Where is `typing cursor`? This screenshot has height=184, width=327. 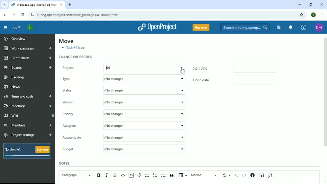
typing cursor is located at coordinates (105, 67).